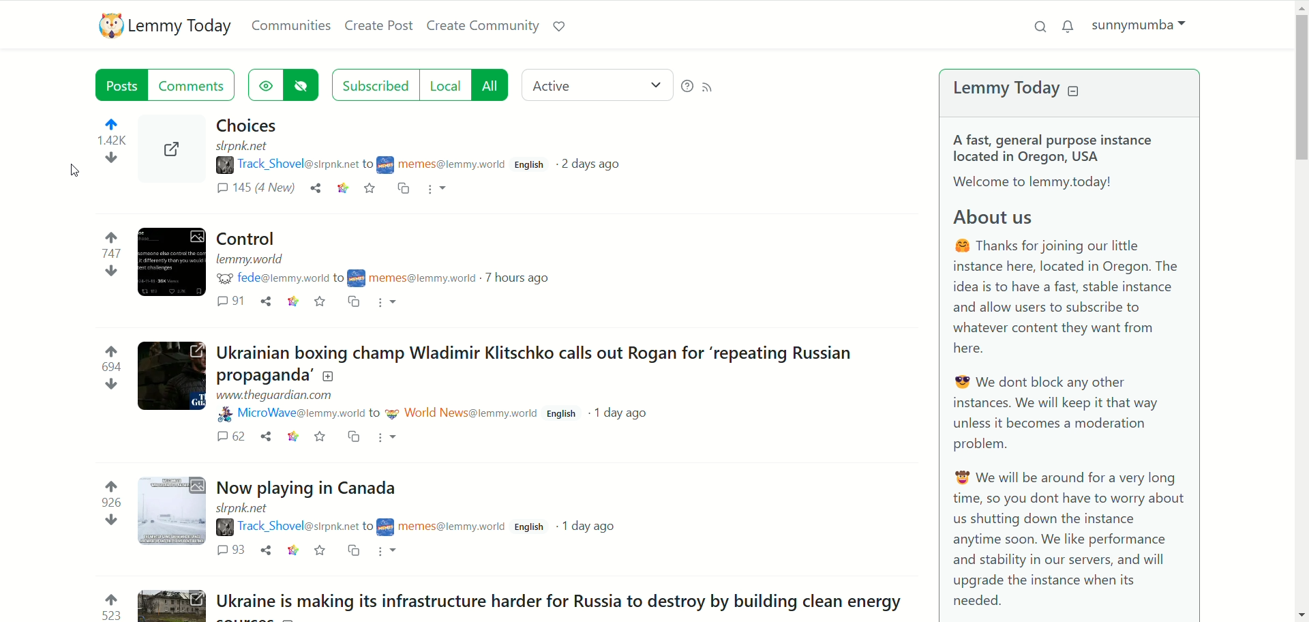 The height and width of the screenshot is (622, 1309). Describe the element at coordinates (387, 527) in the screenshot. I see `poster image` at that location.